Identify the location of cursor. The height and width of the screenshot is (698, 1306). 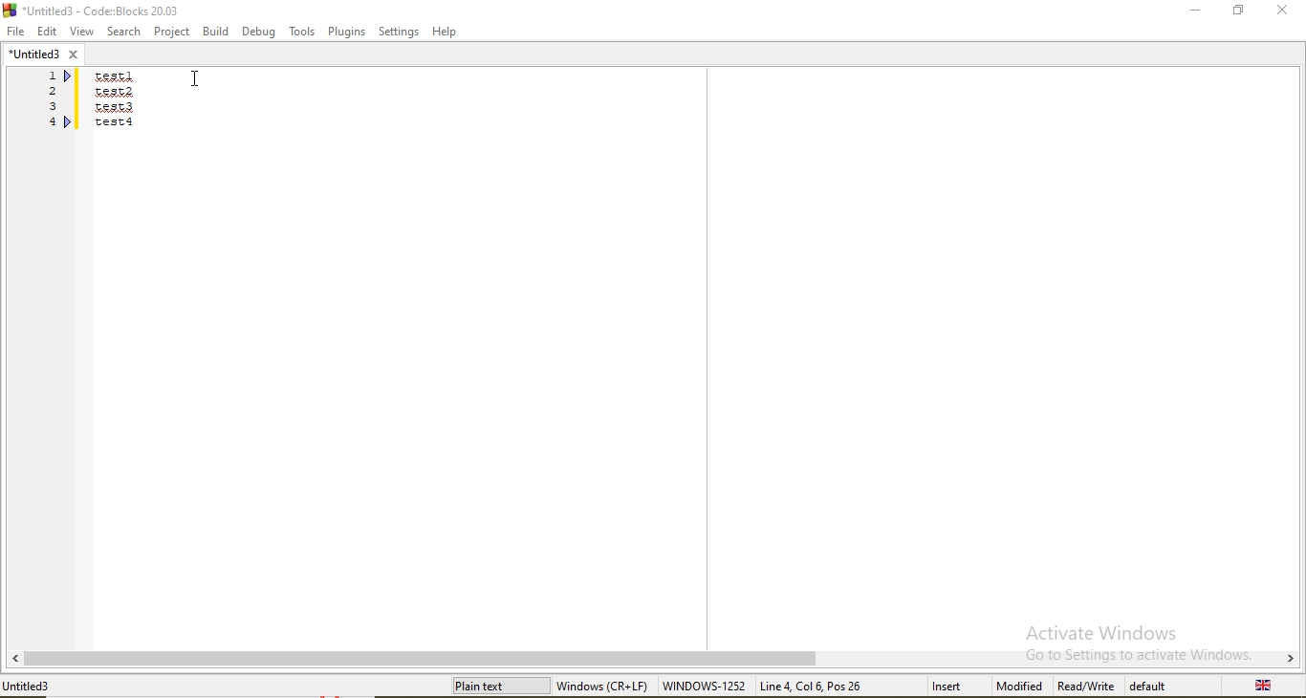
(194, 79).